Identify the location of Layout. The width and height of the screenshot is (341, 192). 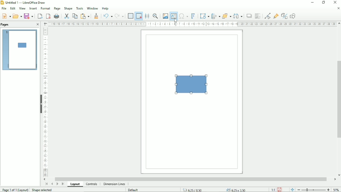
(75, 184).